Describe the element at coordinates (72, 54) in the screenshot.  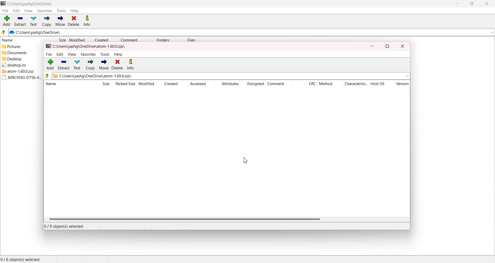
I see `view` at that location.